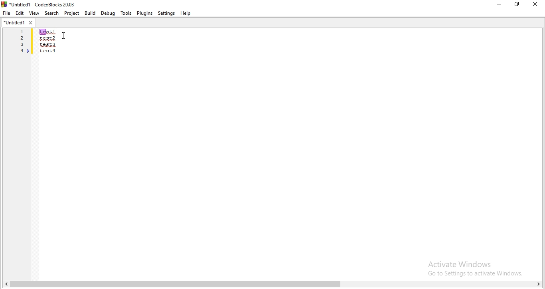 This screenshot has width=545, height=289. I want to click on Tools , so click(126, 13).